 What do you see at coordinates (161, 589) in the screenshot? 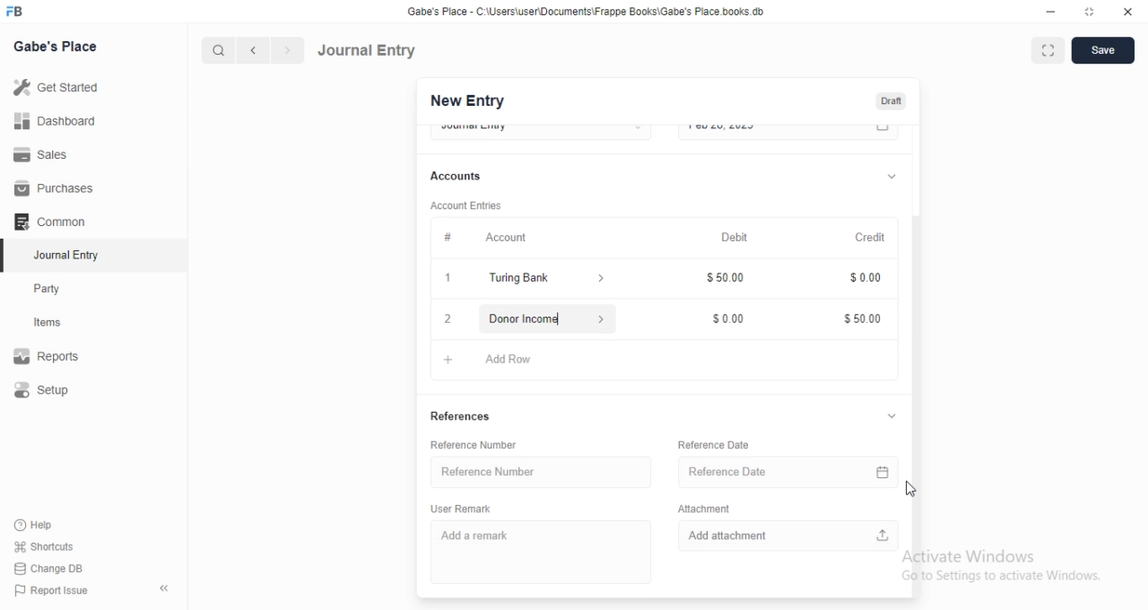
I see `hide` at bounding box center [161, 589].